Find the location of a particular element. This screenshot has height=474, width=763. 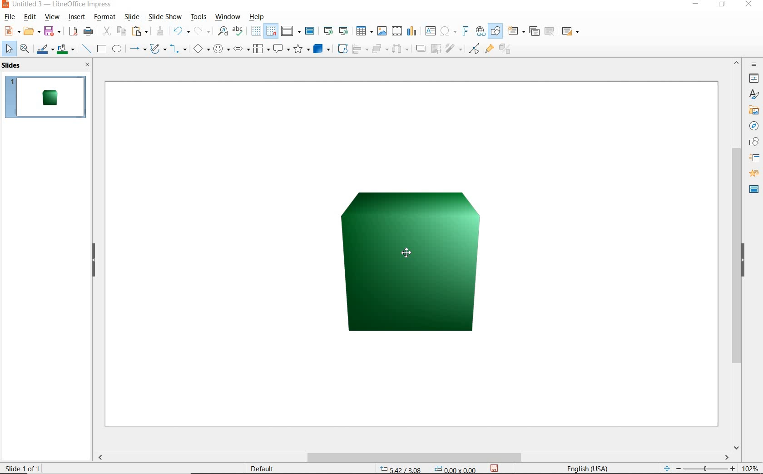

paste is located at coordinates (140, 31).